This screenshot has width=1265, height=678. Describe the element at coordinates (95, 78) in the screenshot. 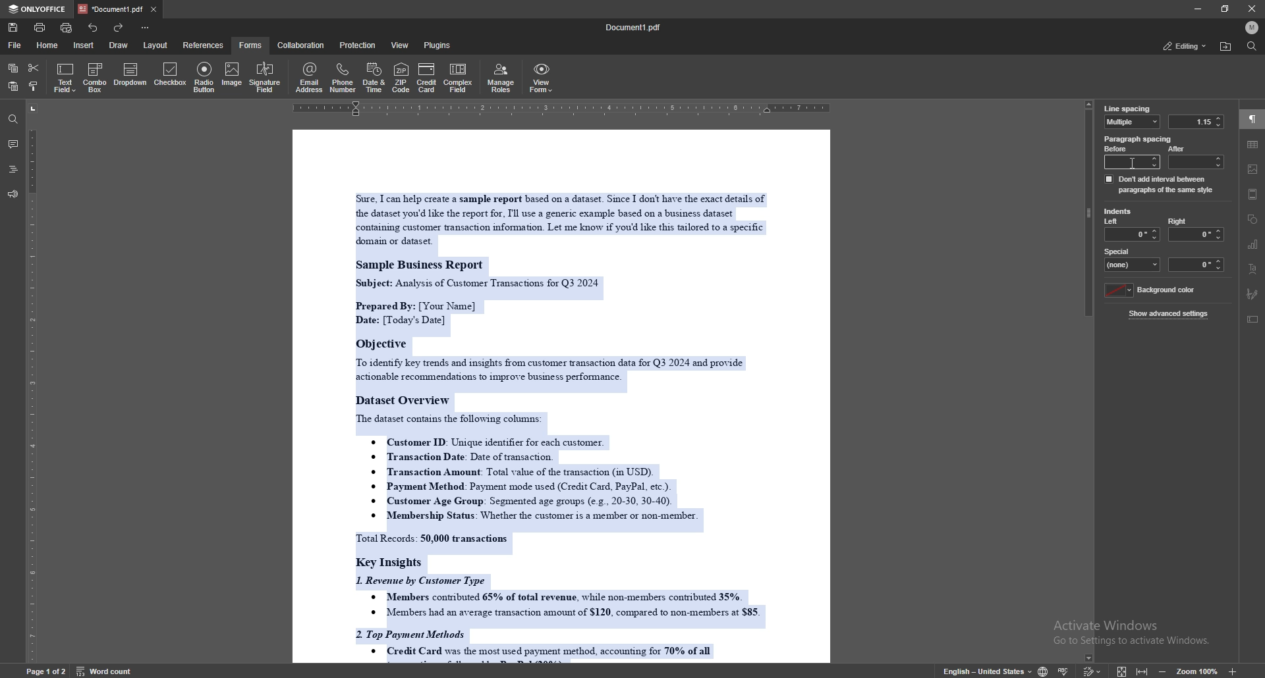

I see `combo box` at that location.